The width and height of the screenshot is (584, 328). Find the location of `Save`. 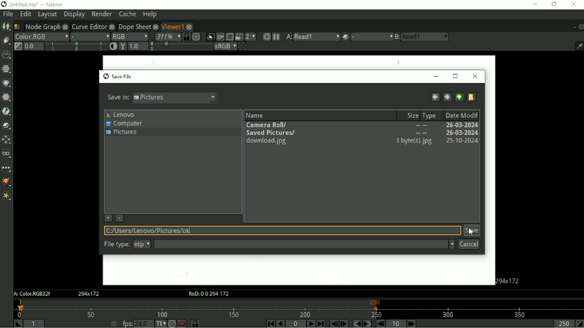

Save is located at coordinates (472, 230).